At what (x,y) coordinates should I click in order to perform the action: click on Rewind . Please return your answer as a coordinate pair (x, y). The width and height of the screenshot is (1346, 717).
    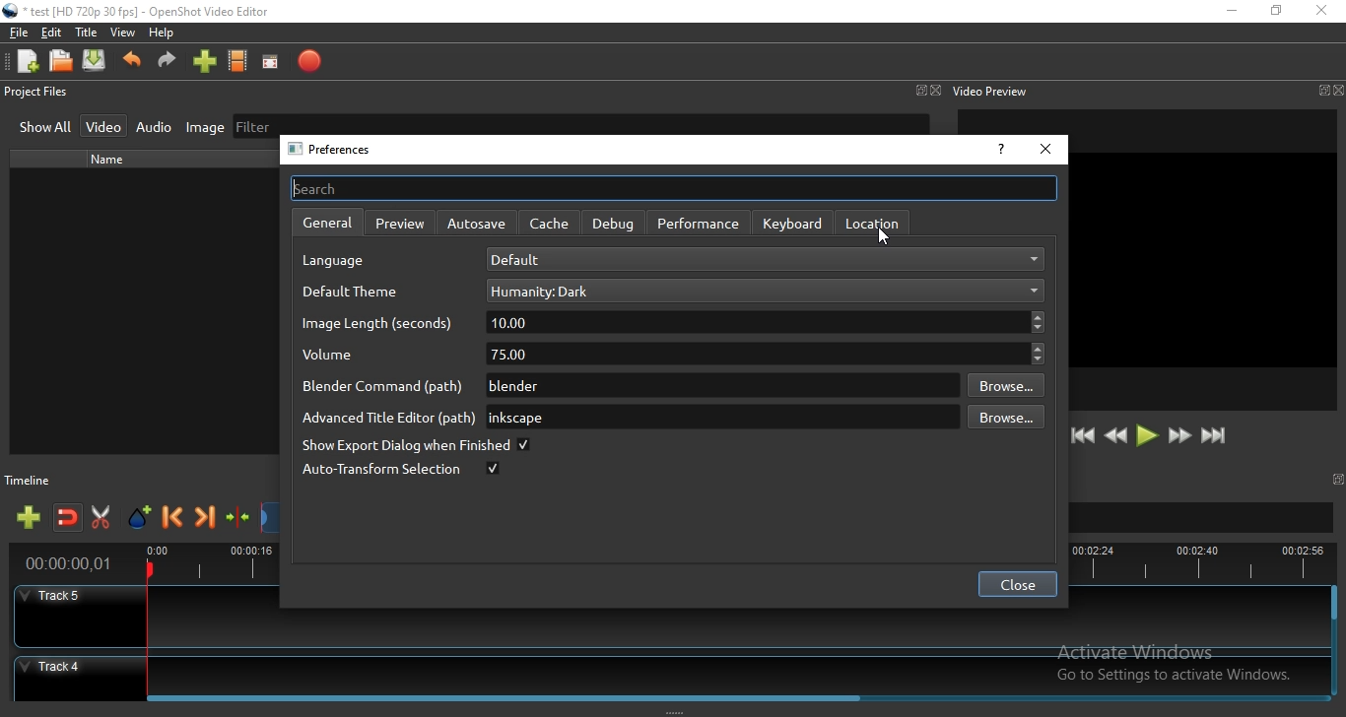
    Looking at the image, I should click on (1115, 436).